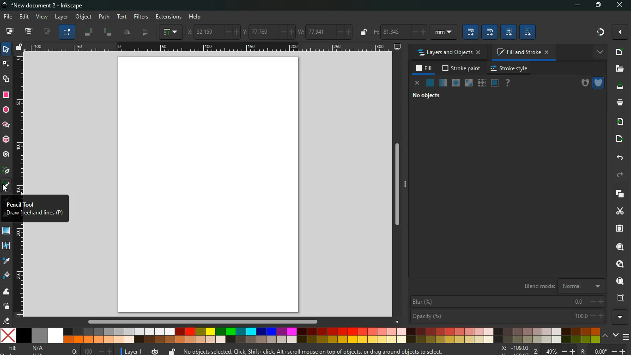 The image size is (631, 355). What do you see at coordinates (471, 33) in the screenshot?
I see `edit` at bounding box center [471, 33].